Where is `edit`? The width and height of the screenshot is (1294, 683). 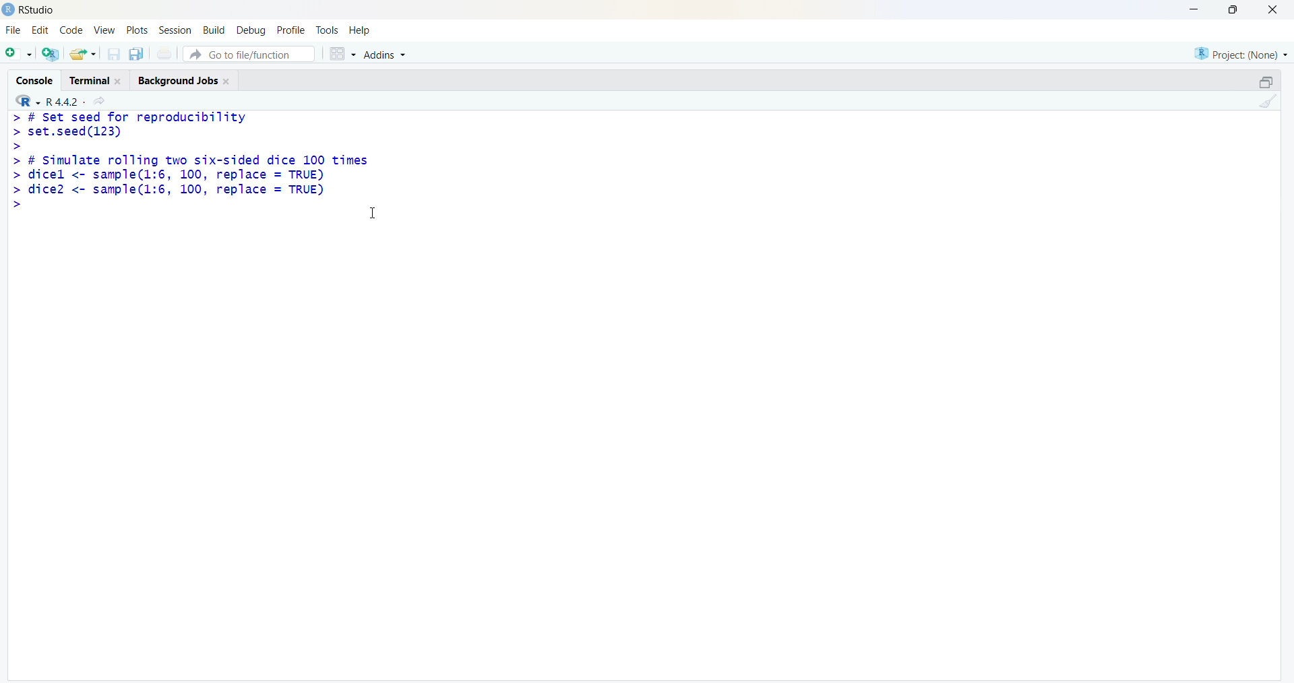
edit is located at coordinates (40, 30).